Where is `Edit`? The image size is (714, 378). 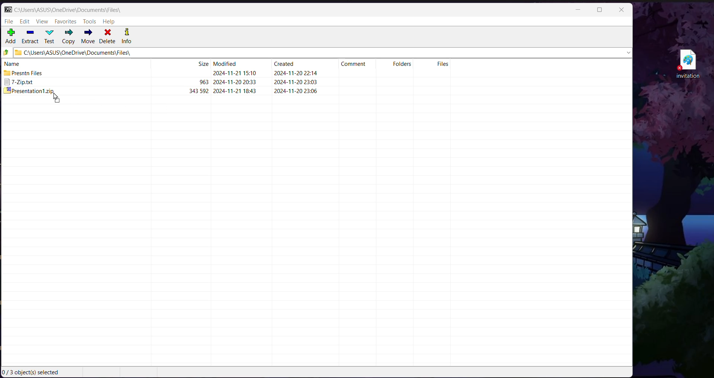
Edit is located at coordinates (25, 21).